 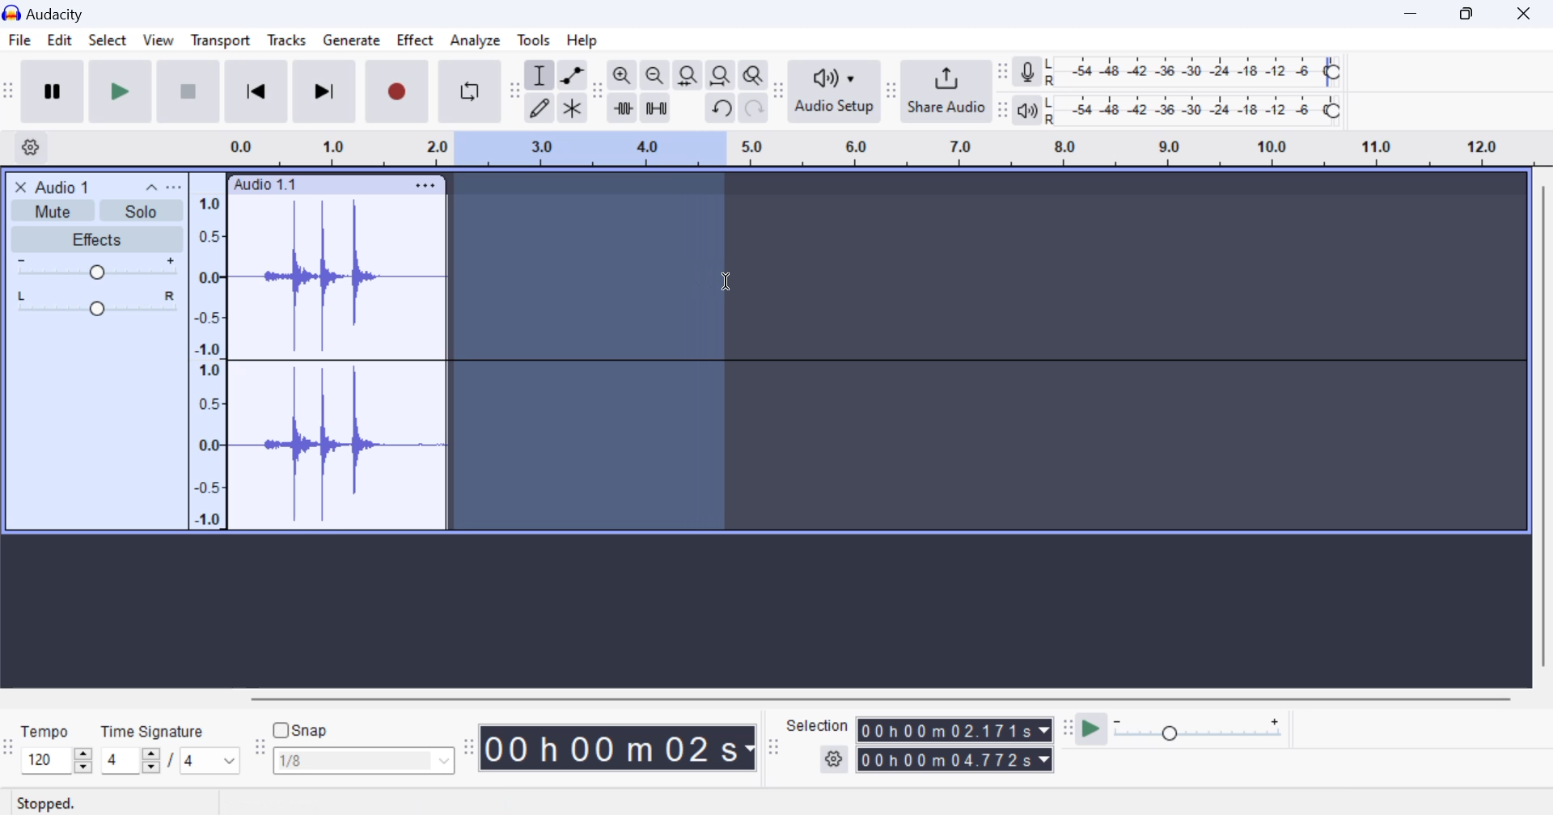 I want to click on increase or decrease tempo, so click(x=56, y=760).